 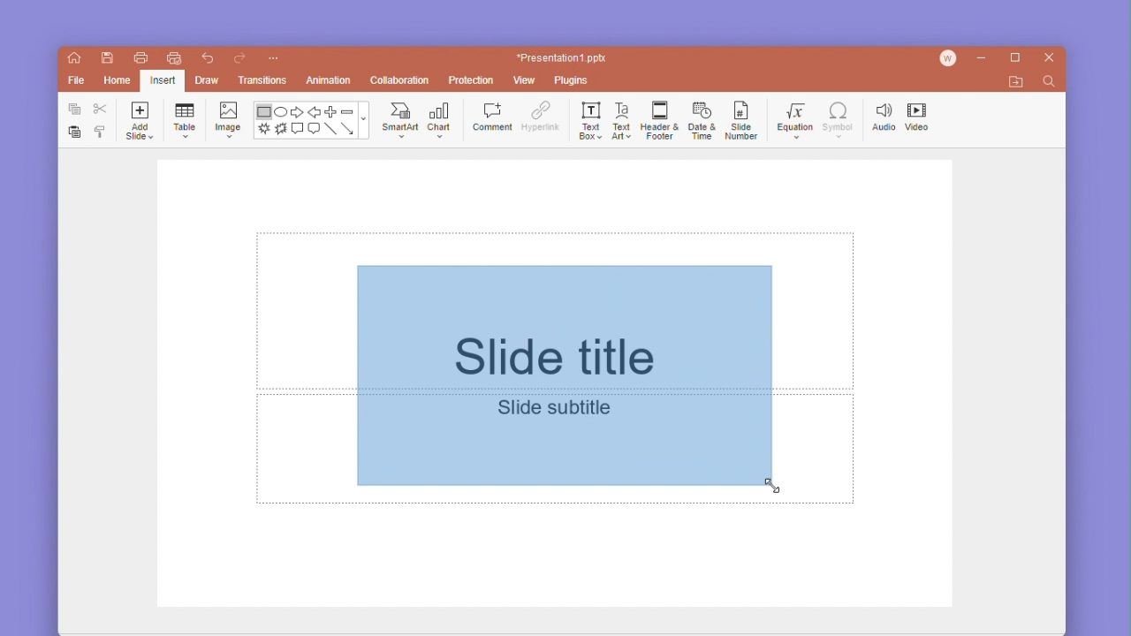 What do you see at coordinates (70, 133) in the screenshot?
I see `paste` at bounding box center [70, 133].